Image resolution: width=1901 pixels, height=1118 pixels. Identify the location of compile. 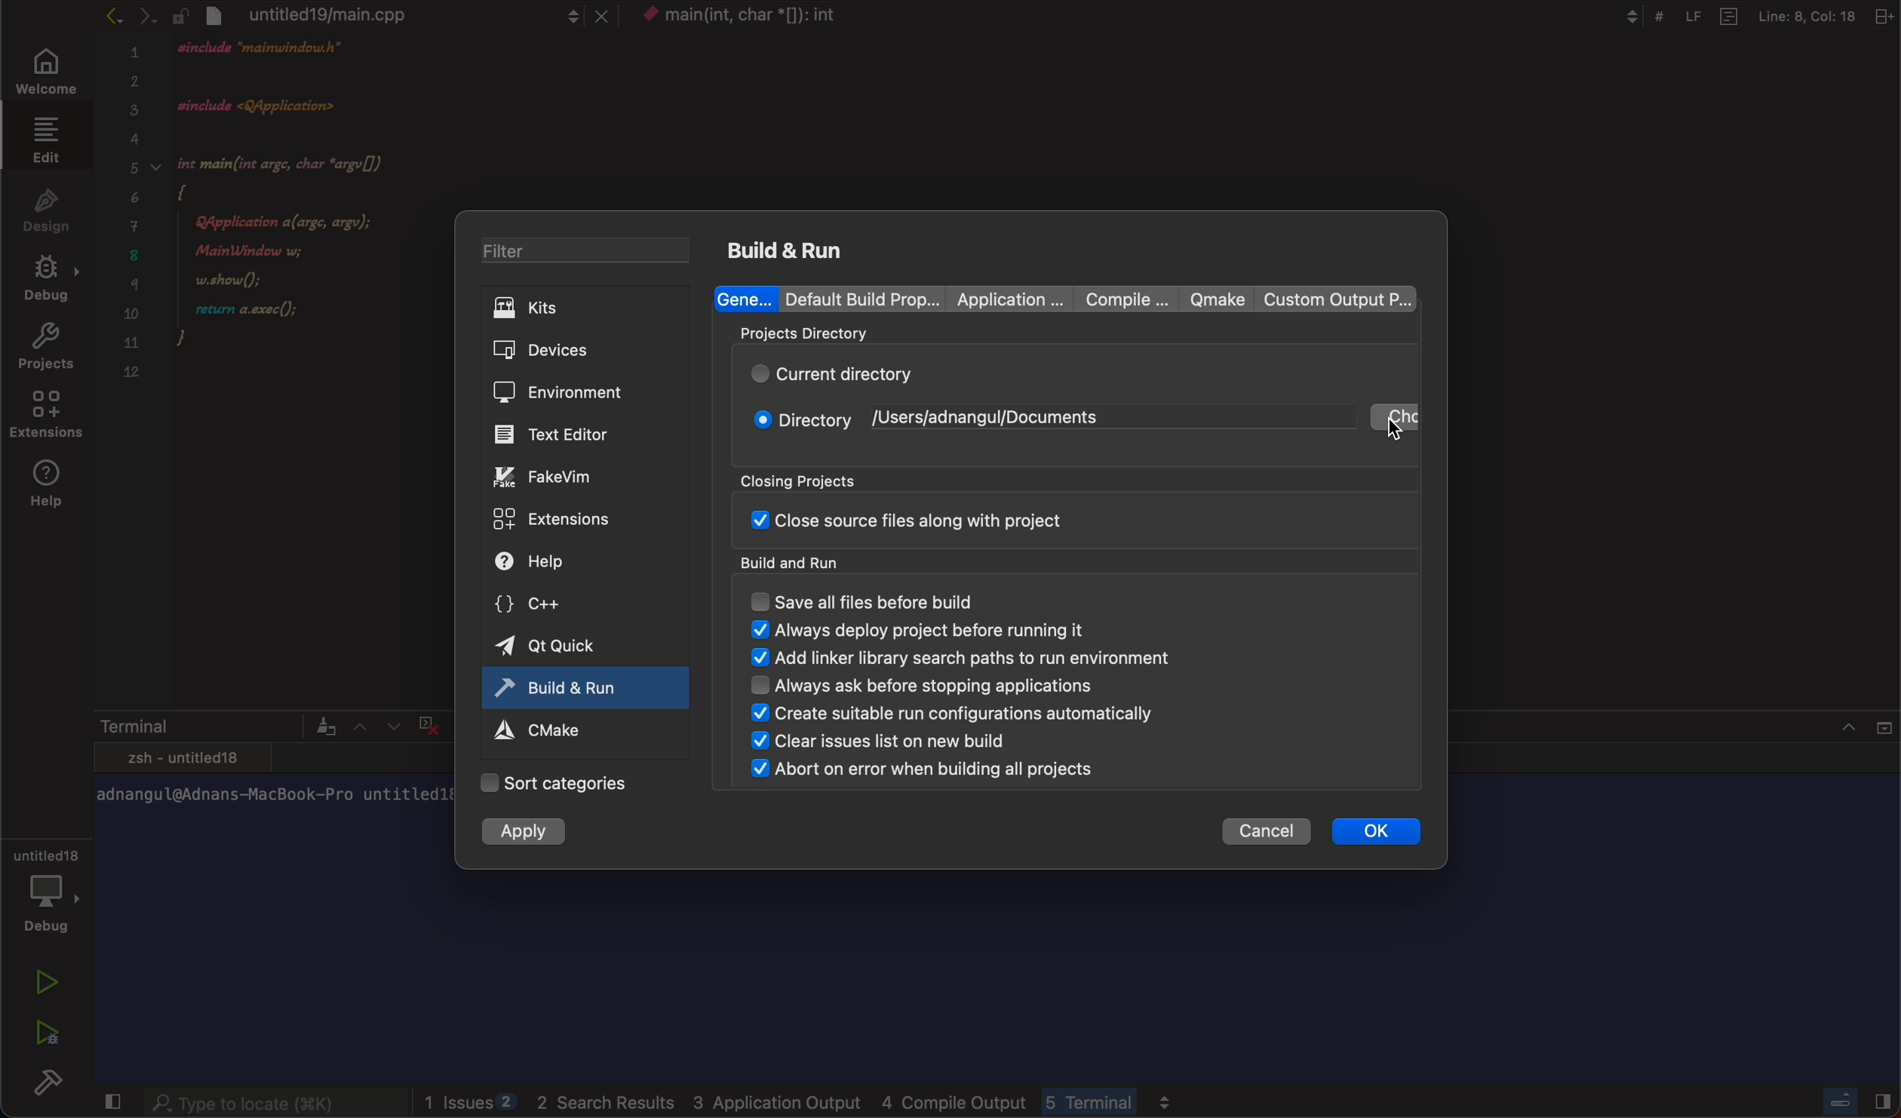
(1123, 299).